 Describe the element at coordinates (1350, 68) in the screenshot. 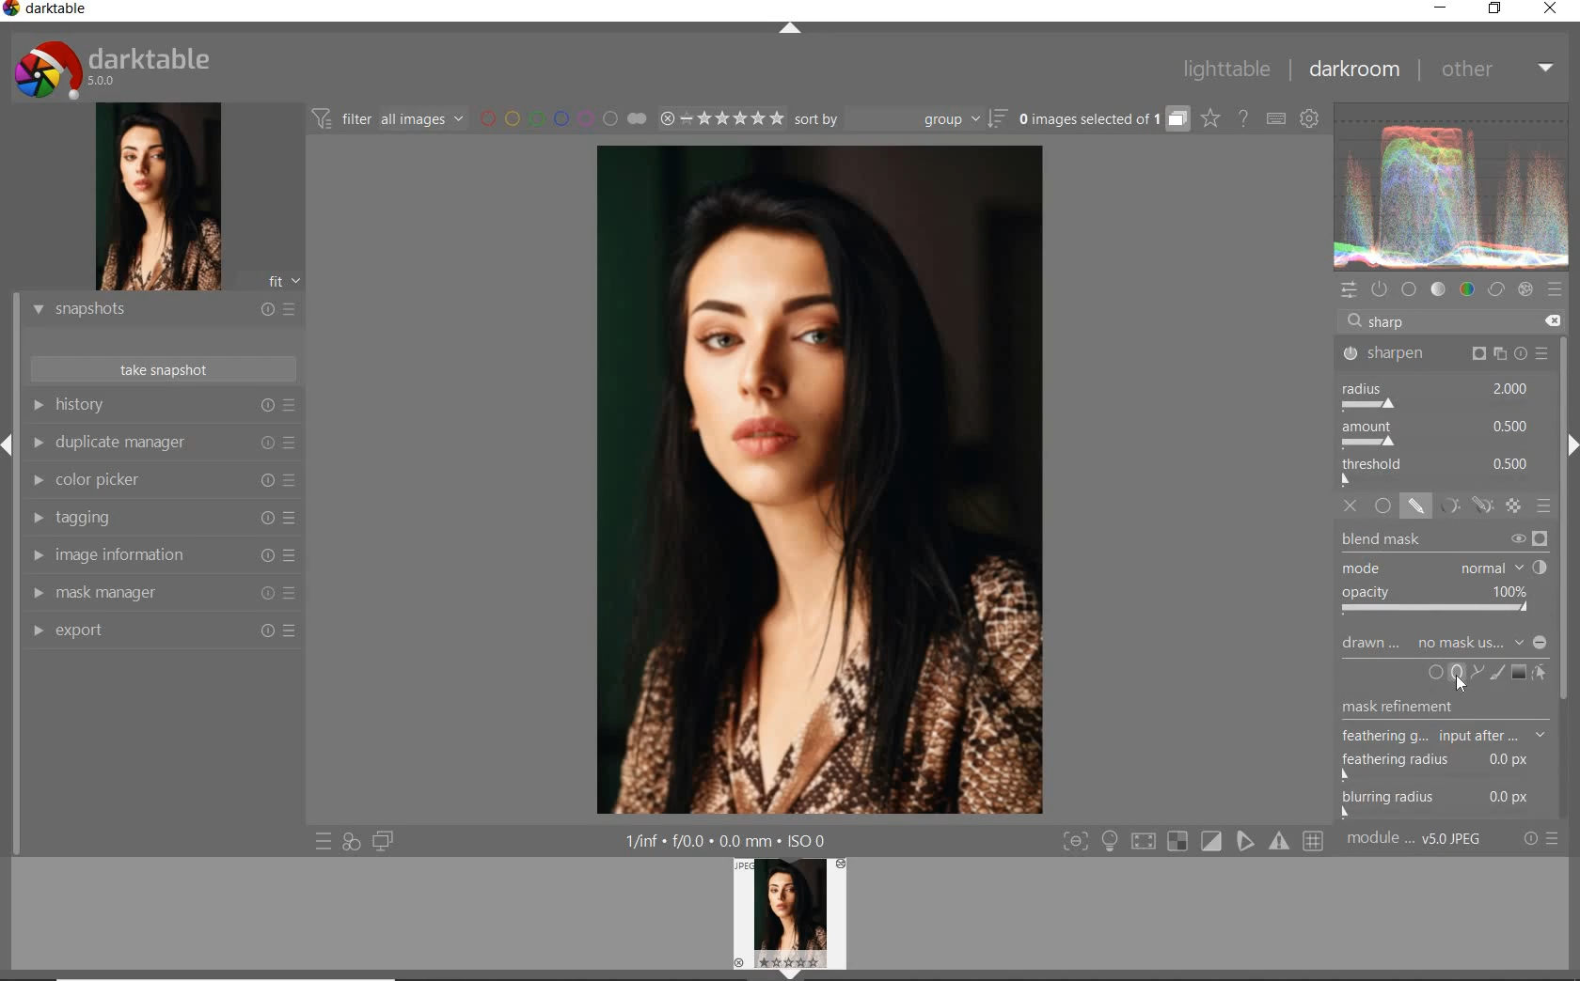

I see `darkroom` at that location.